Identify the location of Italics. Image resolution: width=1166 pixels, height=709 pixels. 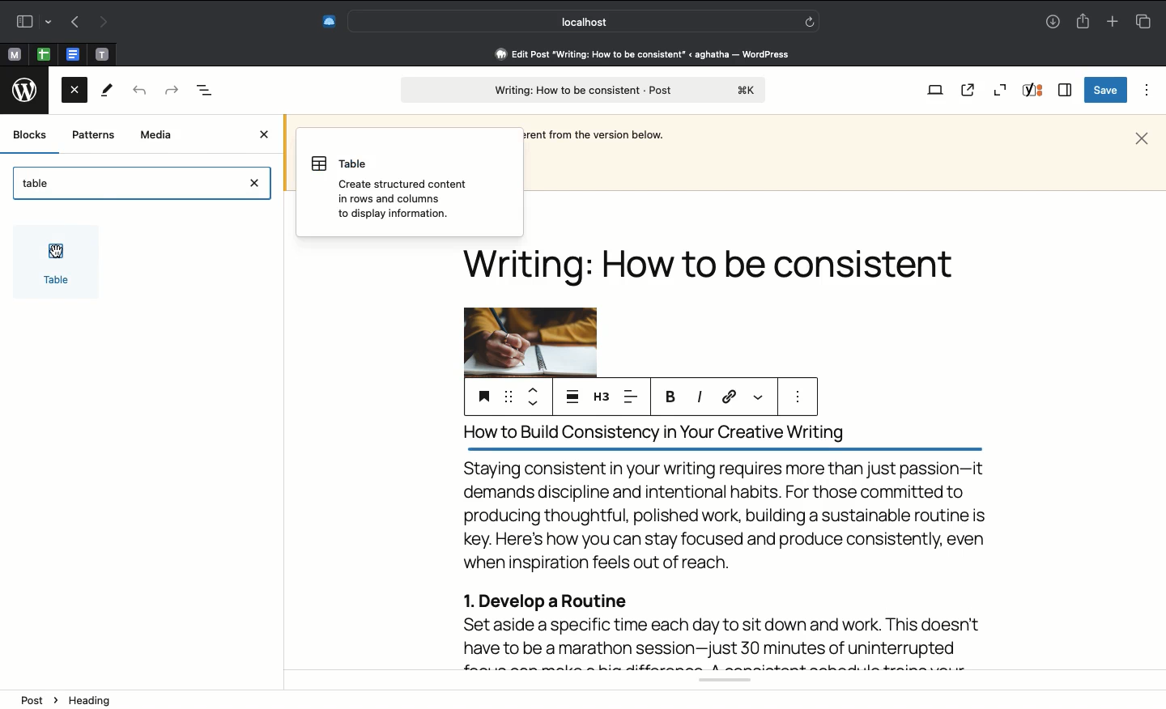
(699, 397).